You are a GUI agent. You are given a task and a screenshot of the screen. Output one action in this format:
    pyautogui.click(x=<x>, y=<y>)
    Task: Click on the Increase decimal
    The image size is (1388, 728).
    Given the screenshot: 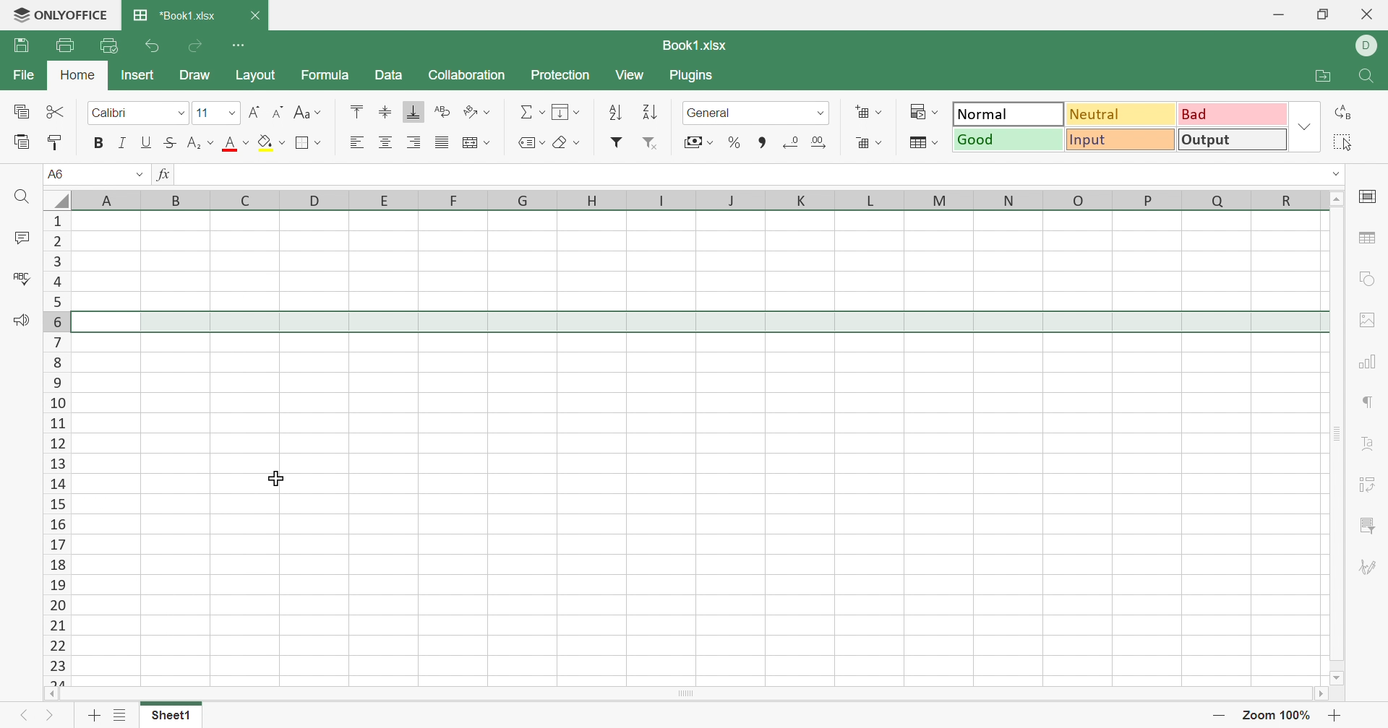 What is the action you would take?
    pyautogui.click(x=818, y=142)
    